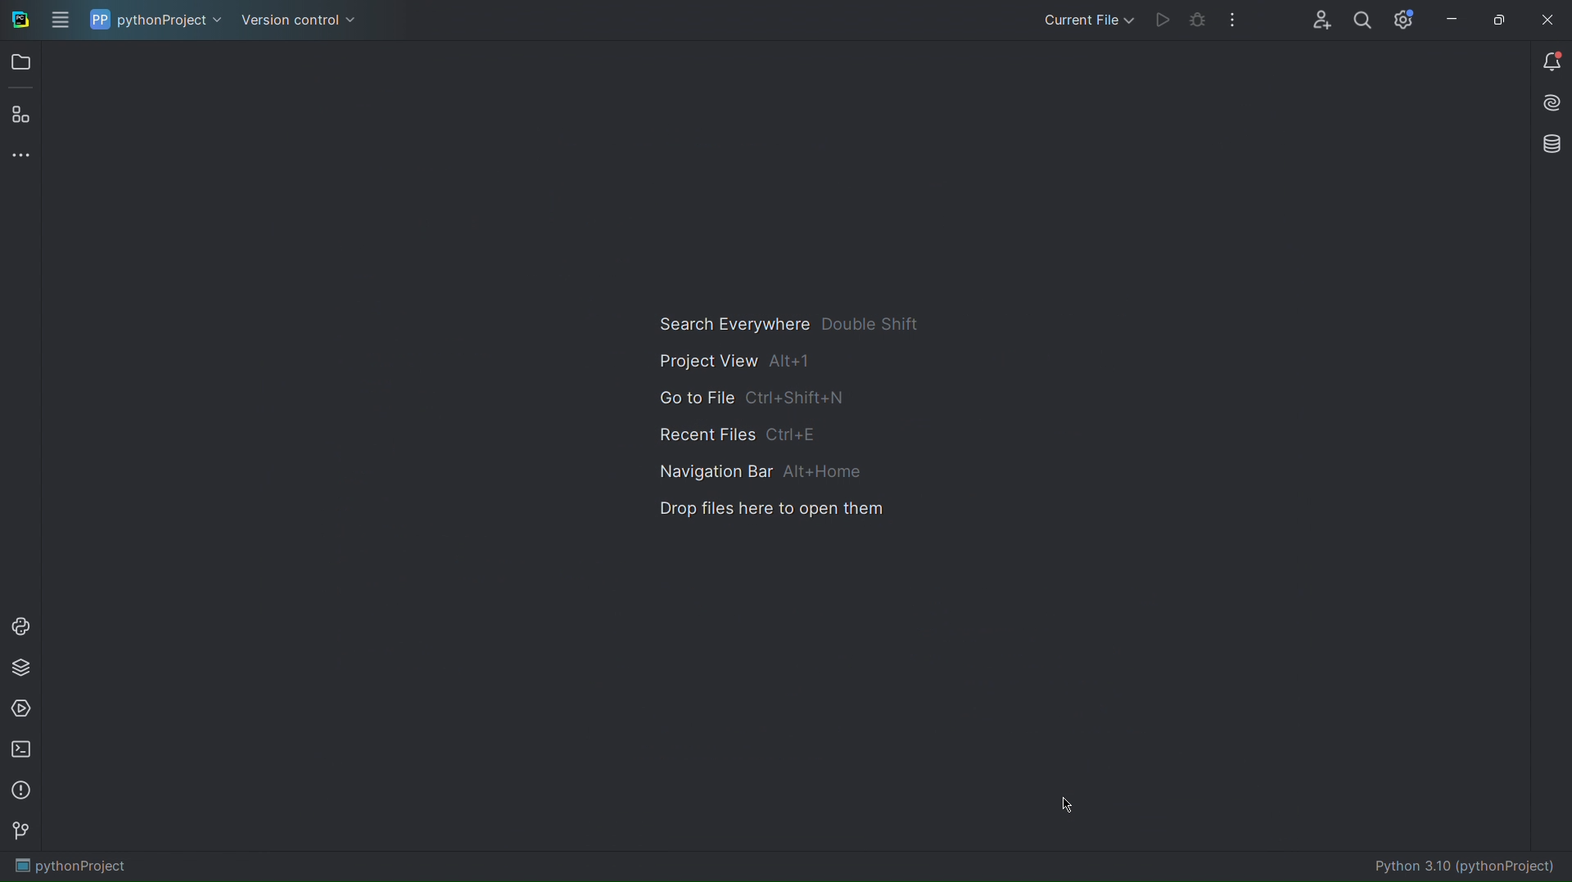 Image resolution: width=1572 pixels, height=882 pixels. What do you see at coordinates (1449, 19) in the screenshot?
I see `Minimize` at bounding box center [1449, 19].